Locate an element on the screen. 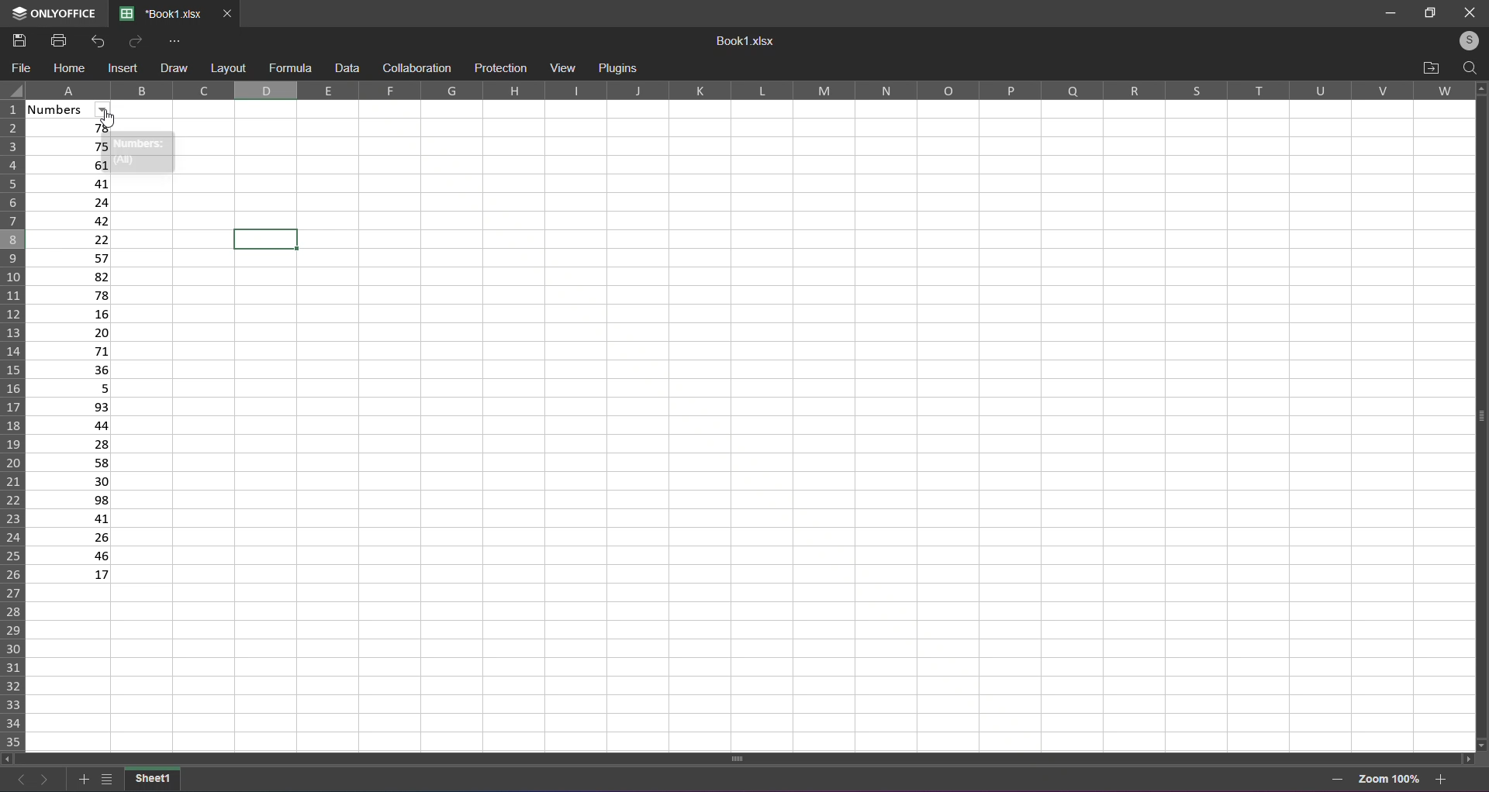 Image resolution: width=1489 pixels, height=792 pixels. select all is located at coordinates (12, 91).